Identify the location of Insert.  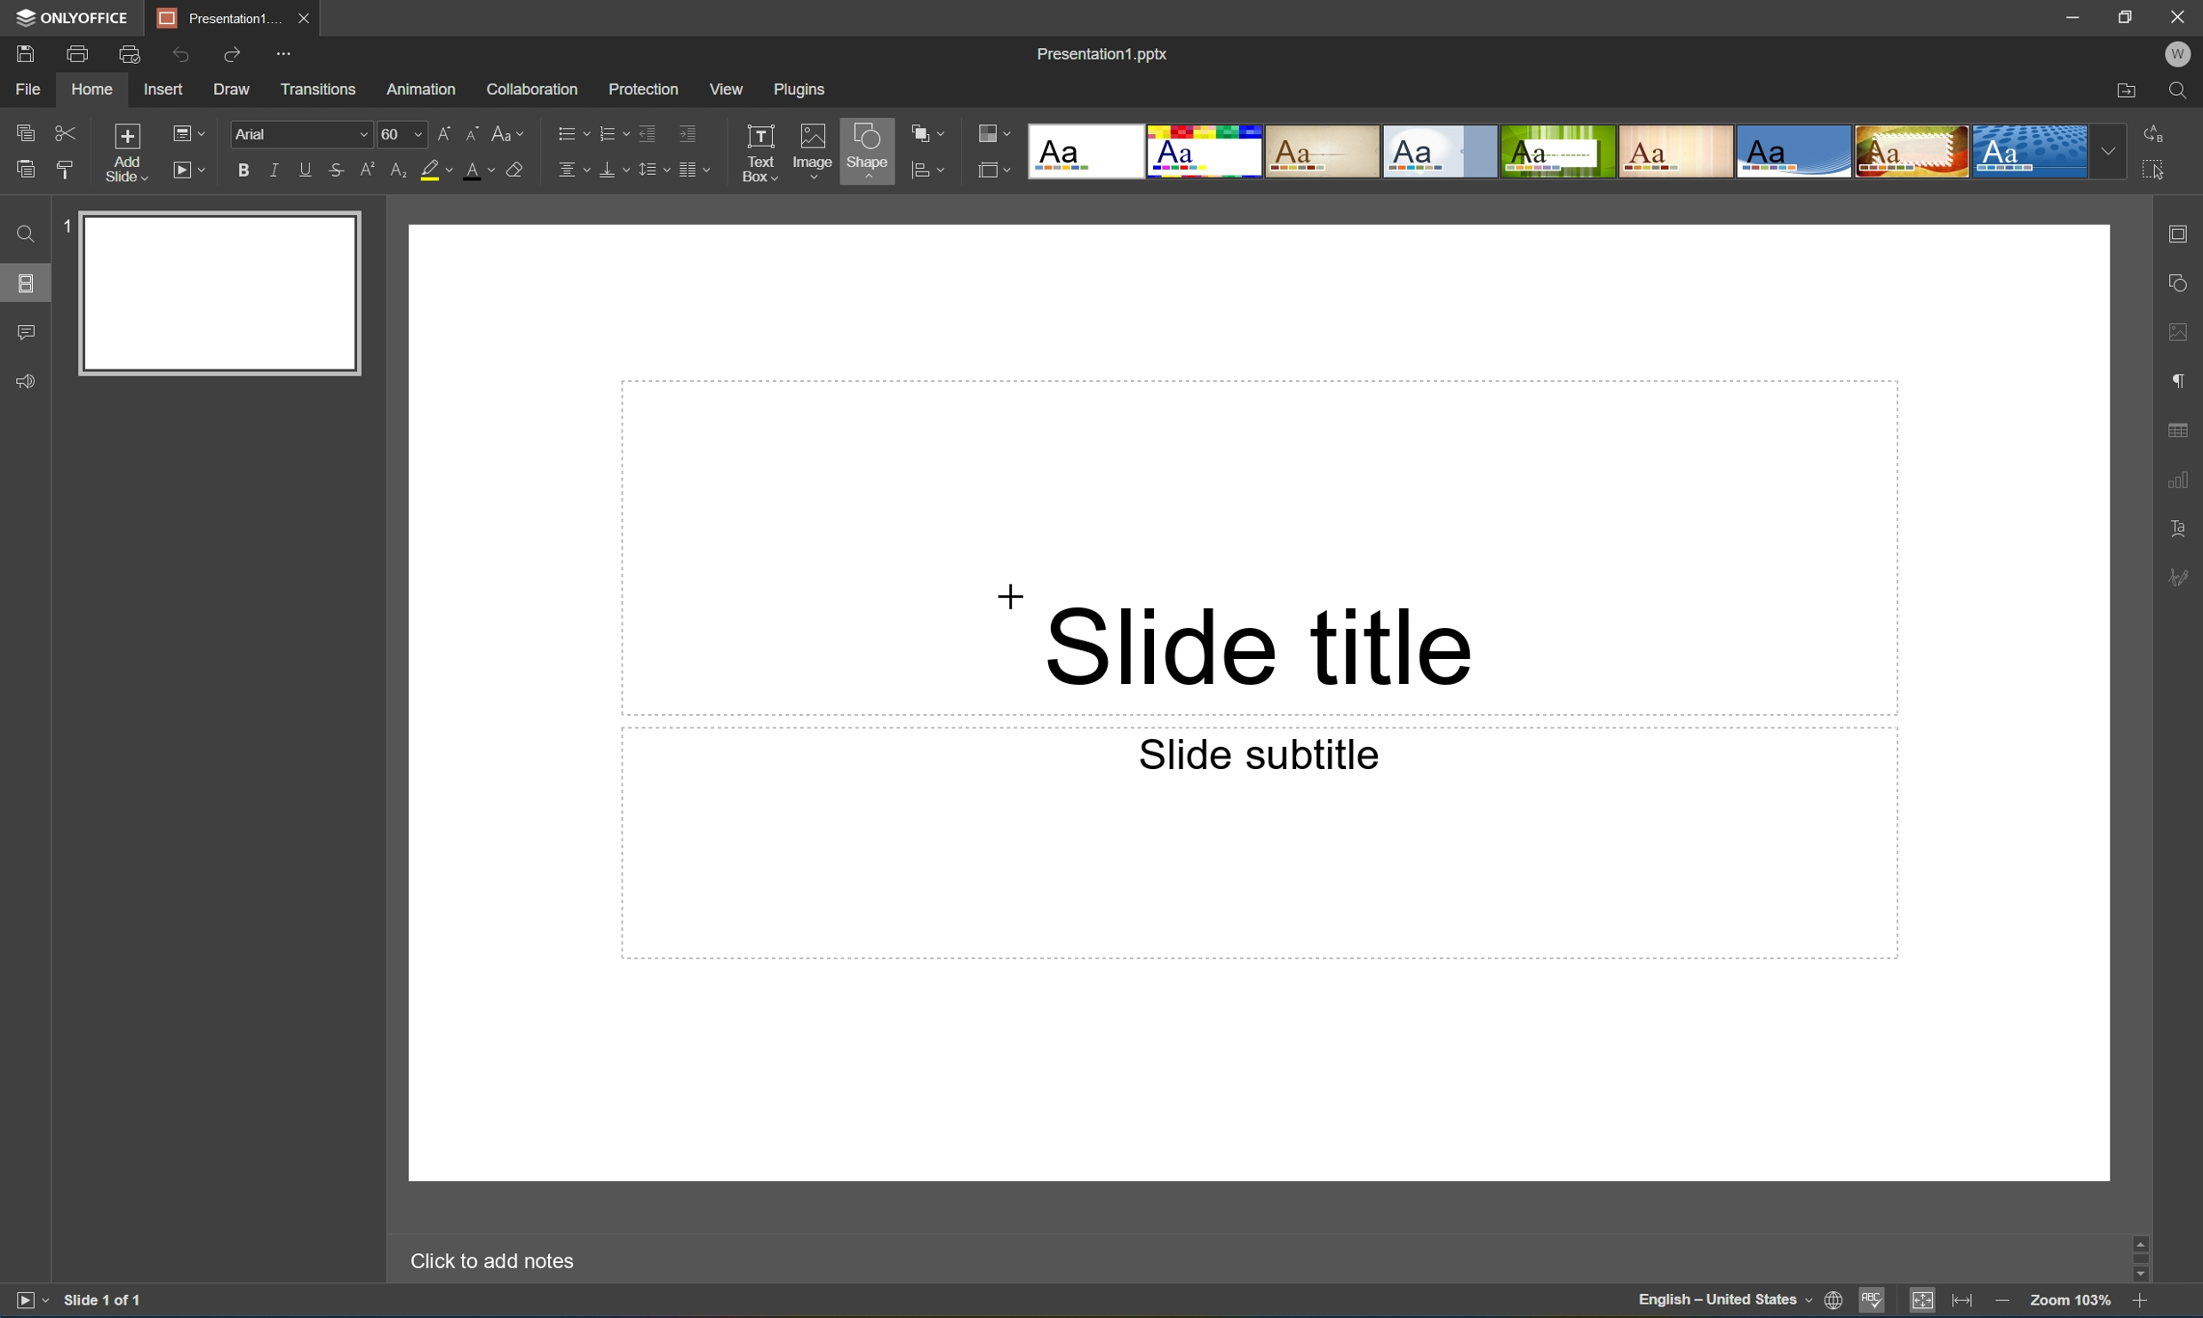
(167, 91).